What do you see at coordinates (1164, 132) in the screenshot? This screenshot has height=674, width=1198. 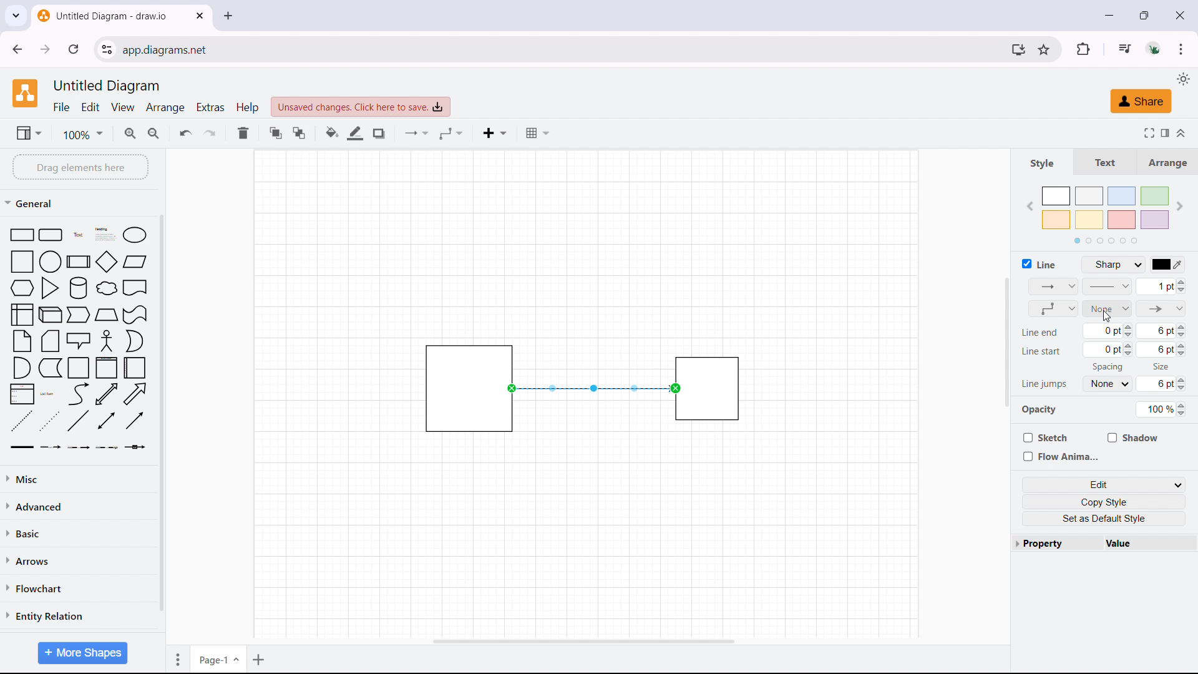 I see `format` at bounding box center [1164, 132].